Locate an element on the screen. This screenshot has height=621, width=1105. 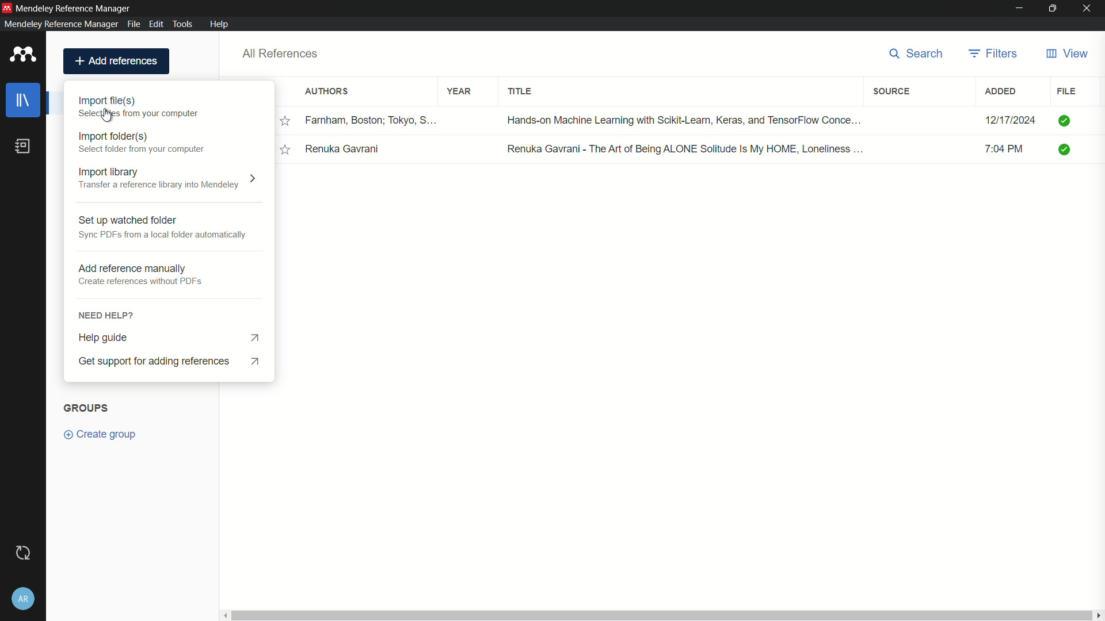
help  is located at coordinates (219, 24).